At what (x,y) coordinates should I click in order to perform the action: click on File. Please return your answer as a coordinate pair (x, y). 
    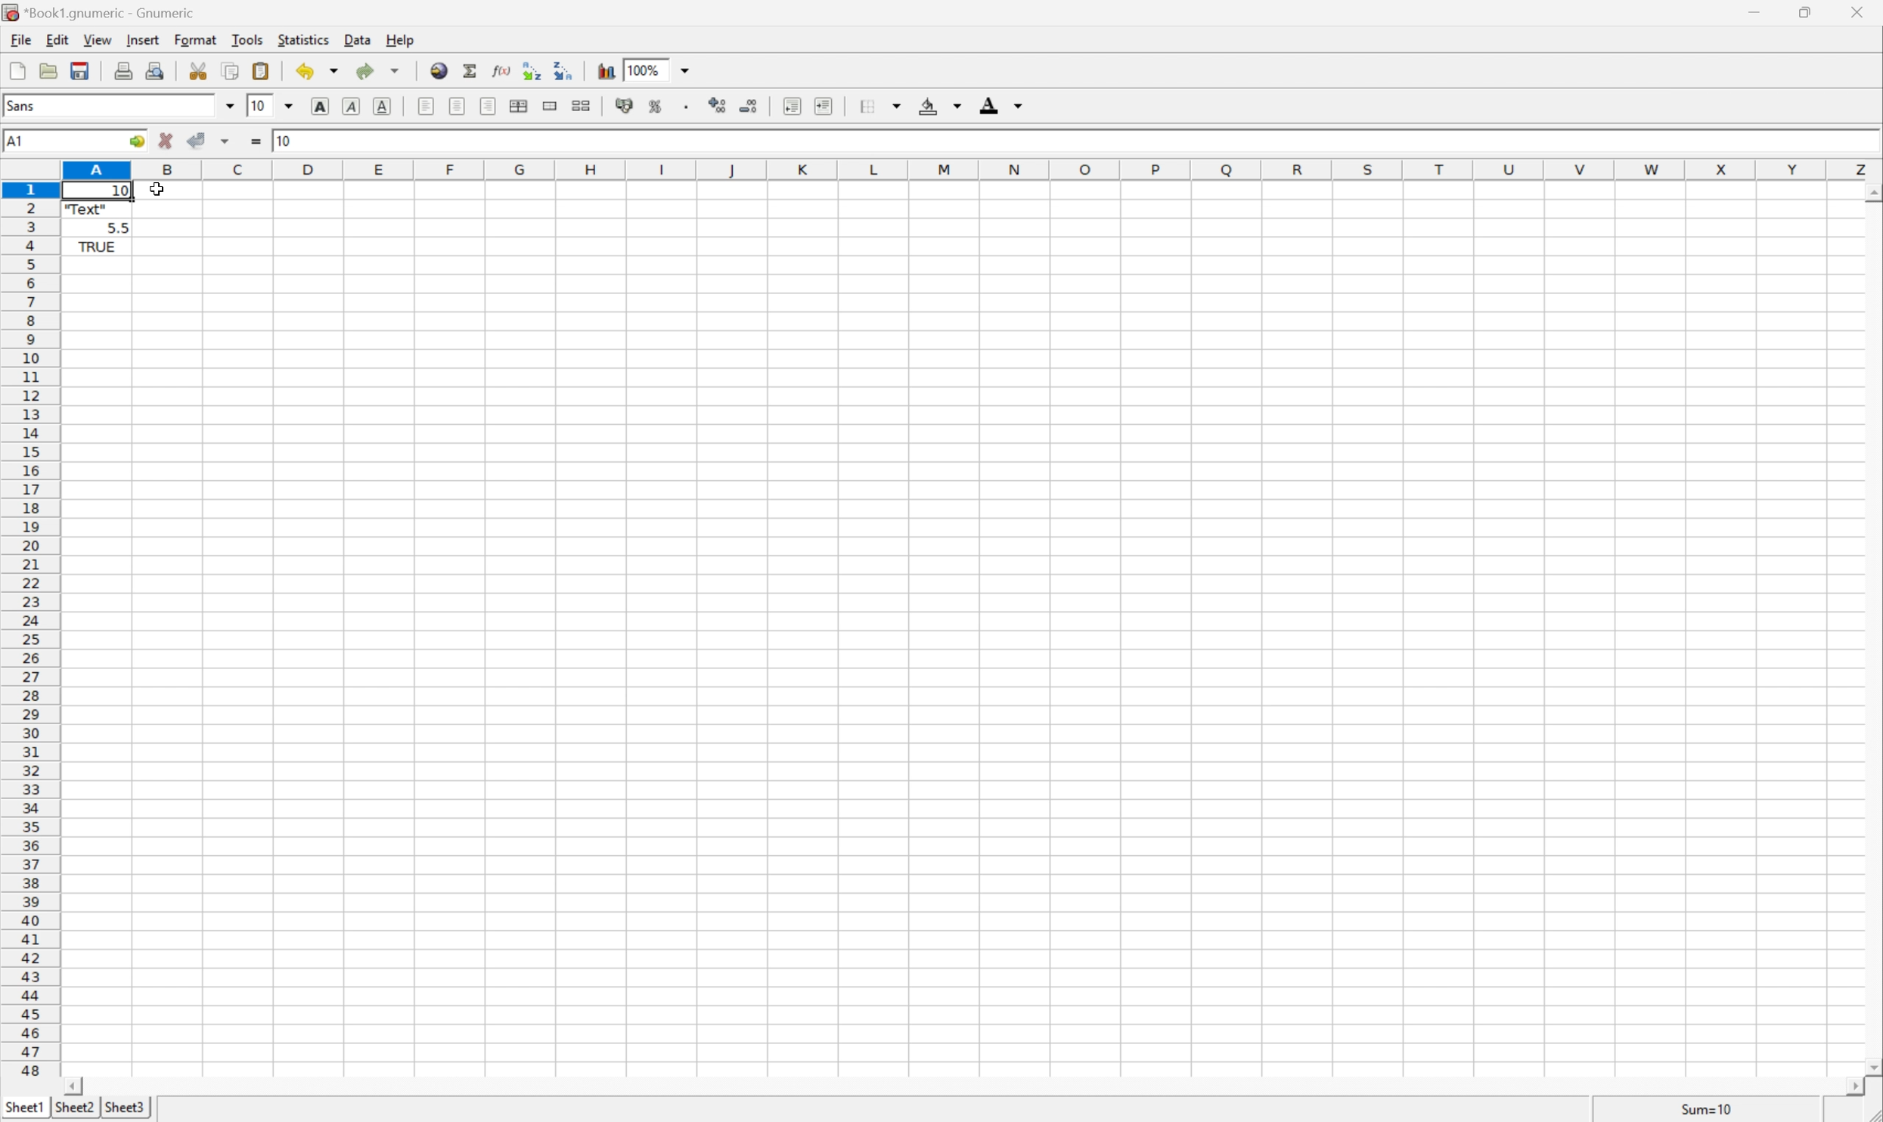
    Looking at the image, I should click on (19, 38).